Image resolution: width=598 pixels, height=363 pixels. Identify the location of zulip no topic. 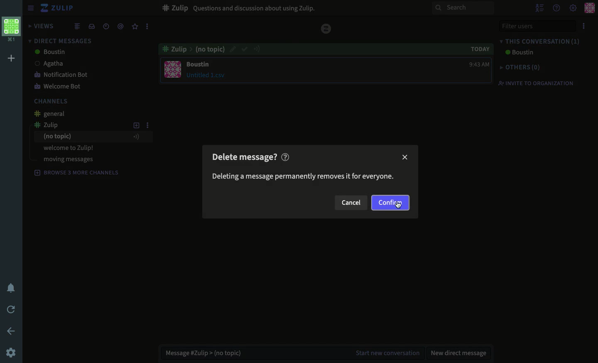
(193, 49).